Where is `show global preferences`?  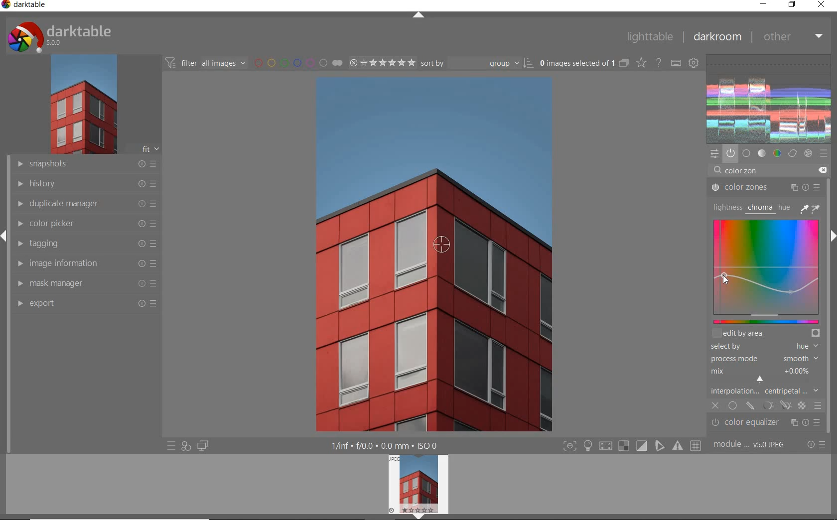
show global preferences is located at coordinates (695, 64).